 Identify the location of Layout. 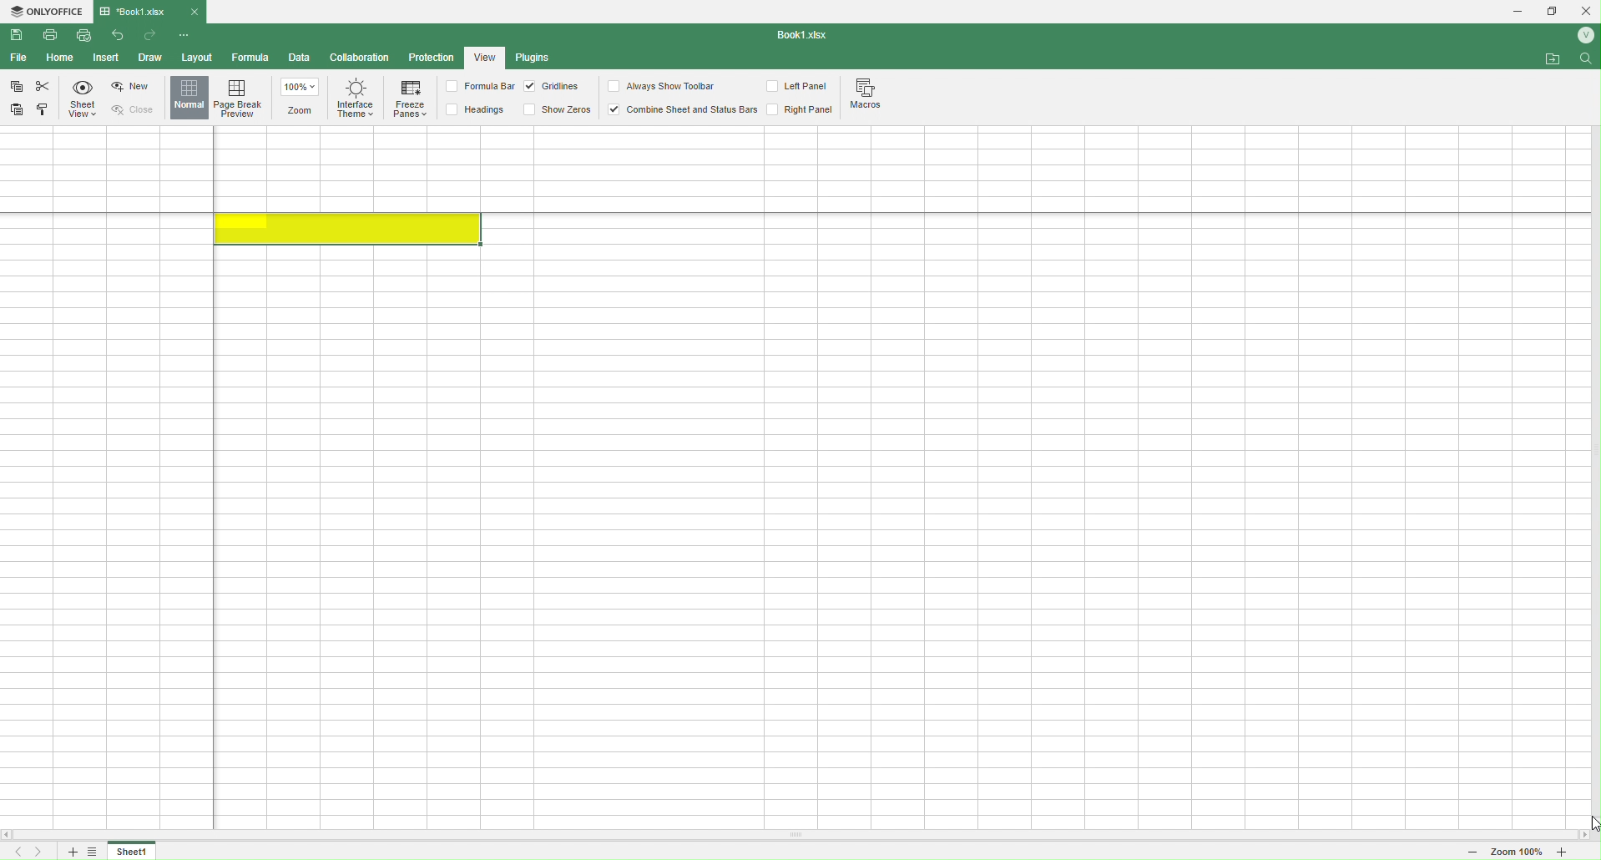
(195, 57).